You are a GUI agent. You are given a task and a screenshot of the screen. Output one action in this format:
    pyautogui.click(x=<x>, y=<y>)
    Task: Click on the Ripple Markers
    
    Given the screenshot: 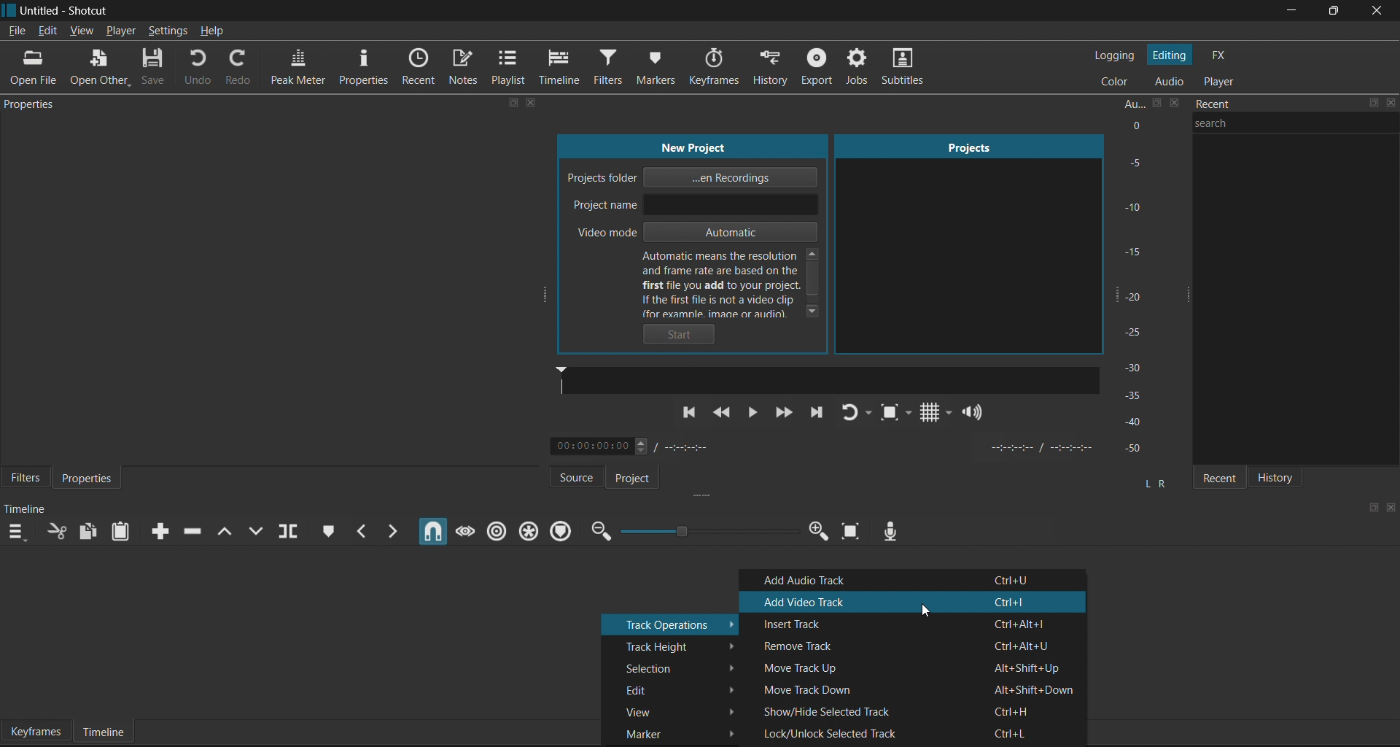 What is the action you would take?
    pyautogui.click(x=564, y=530)
    